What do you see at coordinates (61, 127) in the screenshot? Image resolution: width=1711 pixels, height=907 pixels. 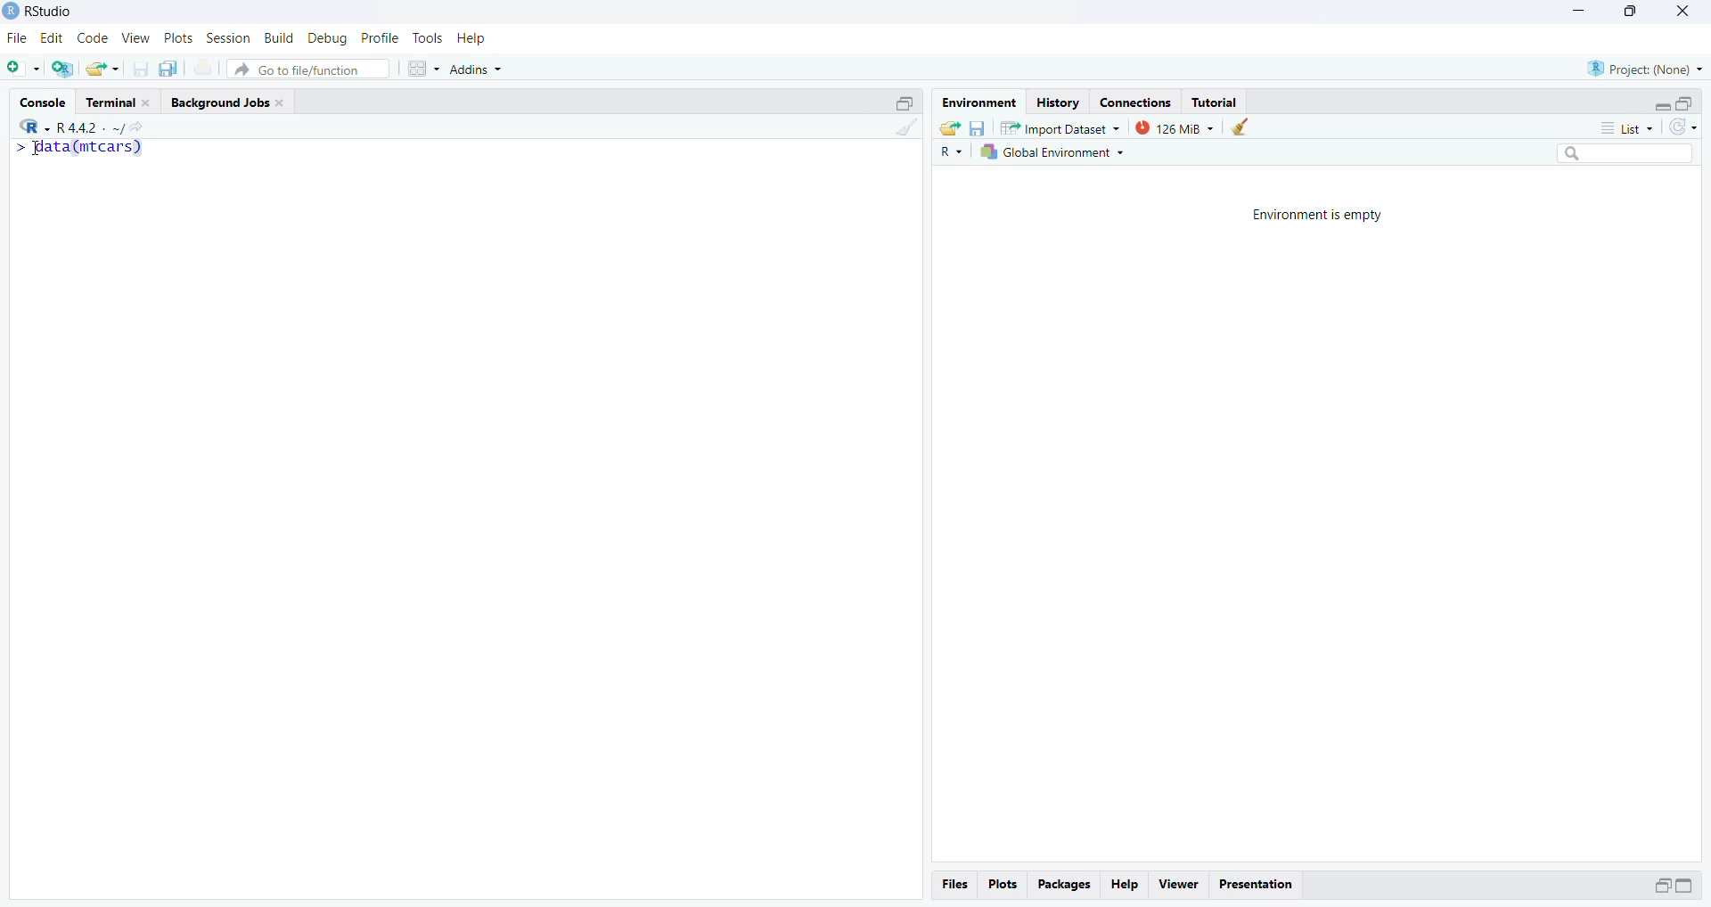 I see `R 4.4.2.` at bounding box center [61, 127].